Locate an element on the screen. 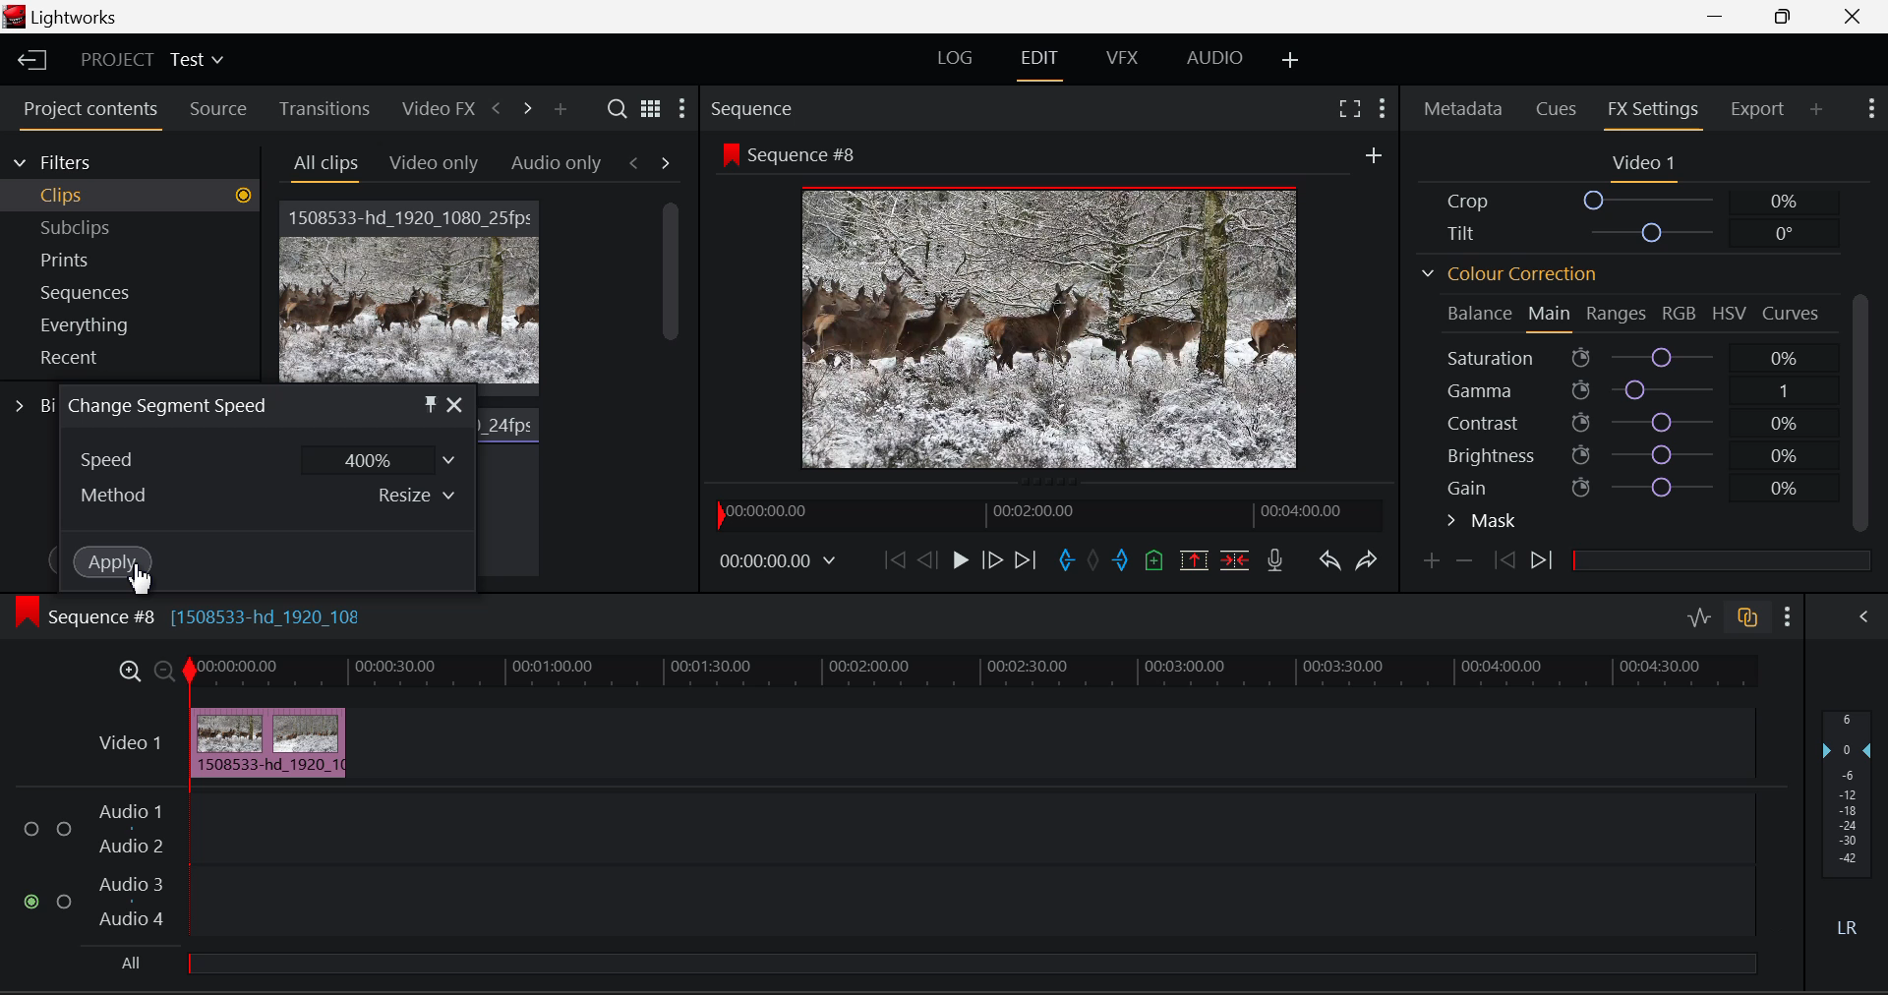  Search is located at coordinates (615, 109).